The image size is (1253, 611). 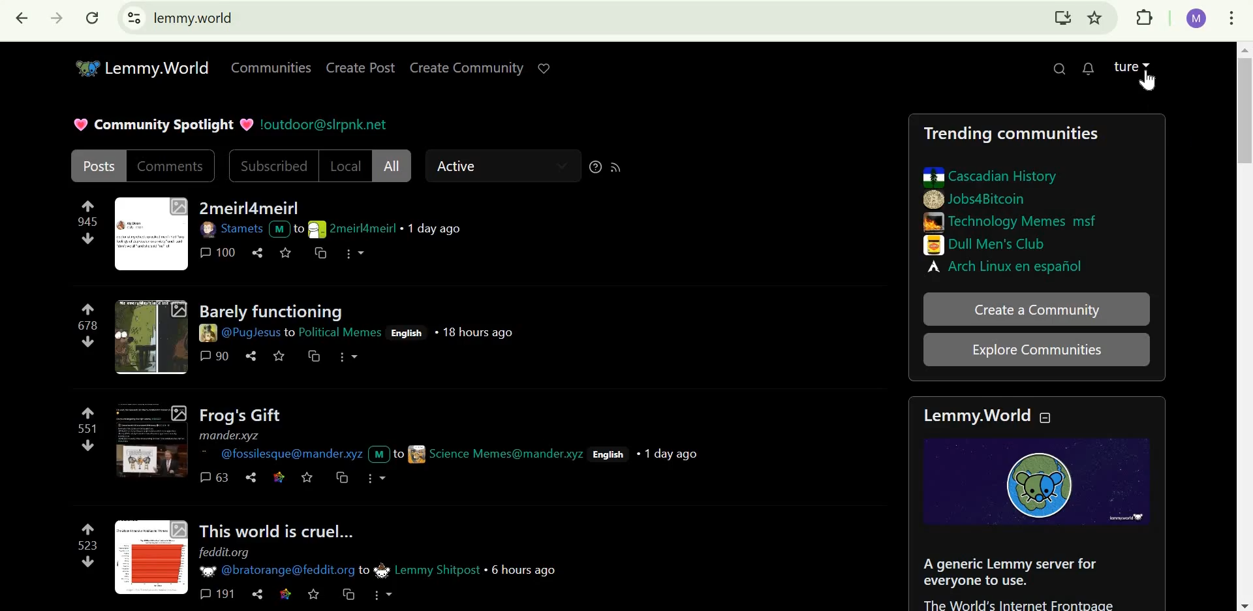 I want to click on click to go forward, hold to see history, so click(x=53, y=18).